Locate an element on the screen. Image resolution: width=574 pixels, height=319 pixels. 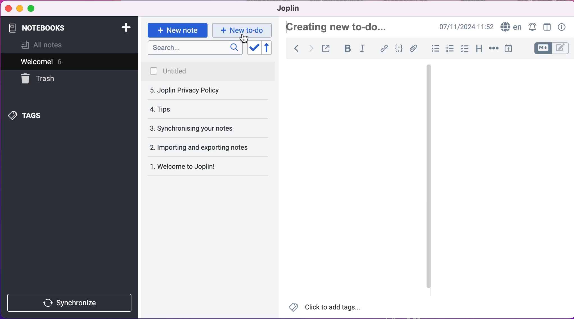
forward is located at coordinates (311, 50).